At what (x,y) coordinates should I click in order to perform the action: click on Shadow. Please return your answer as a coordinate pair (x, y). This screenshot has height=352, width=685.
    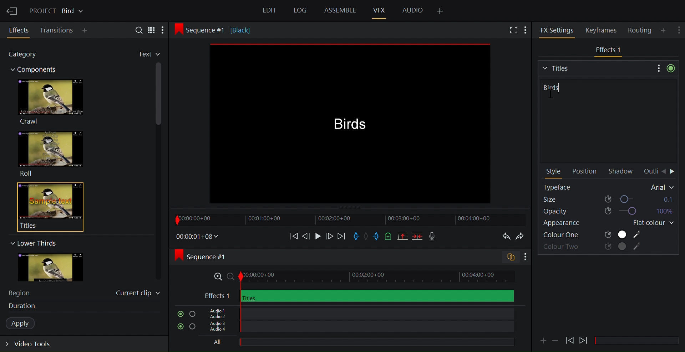
    Looking at the image, I should click on (623, 172).